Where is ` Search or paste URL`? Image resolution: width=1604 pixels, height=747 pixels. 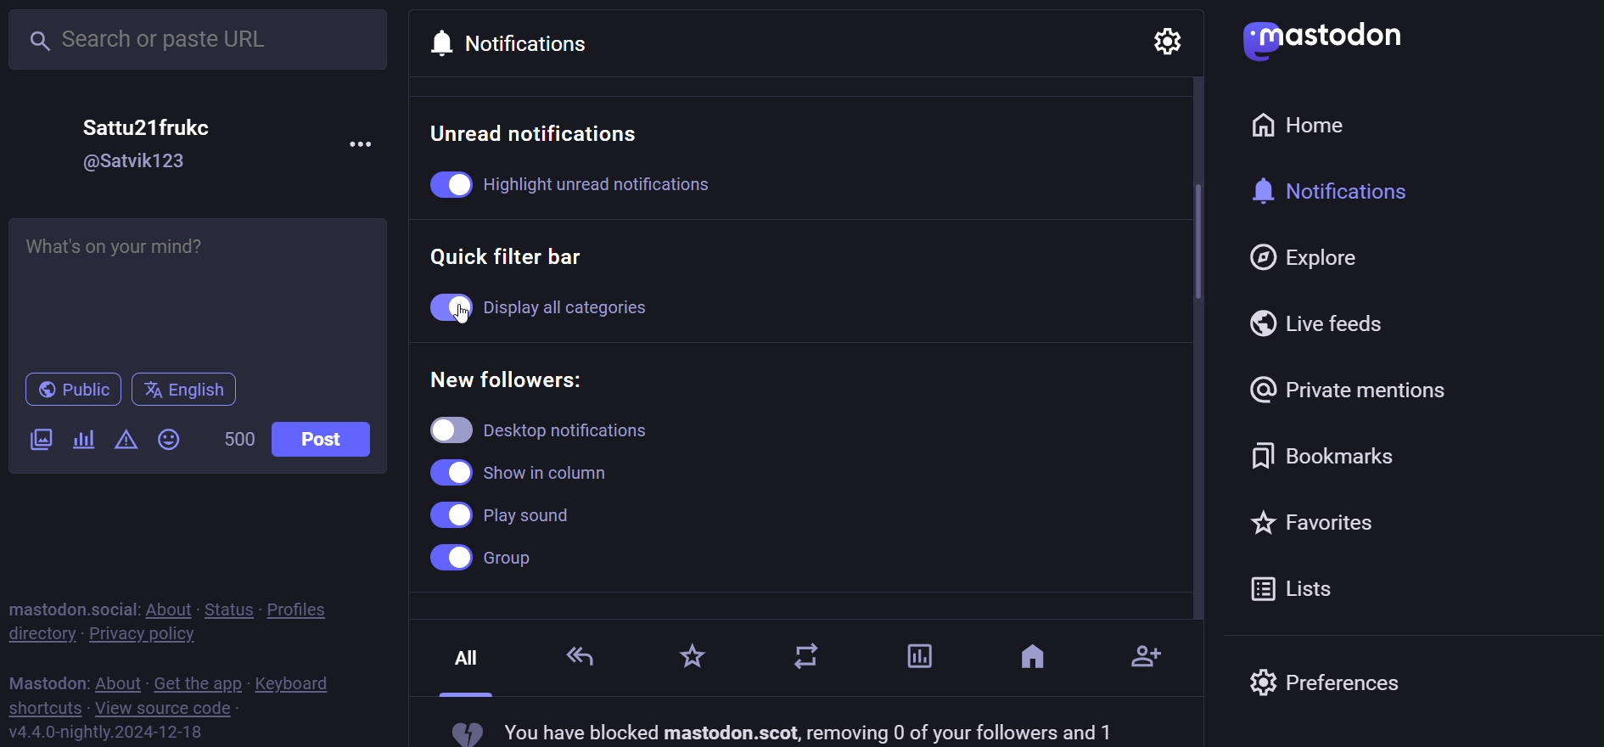
 Search or paste URL is located at coordinates (200, 40).